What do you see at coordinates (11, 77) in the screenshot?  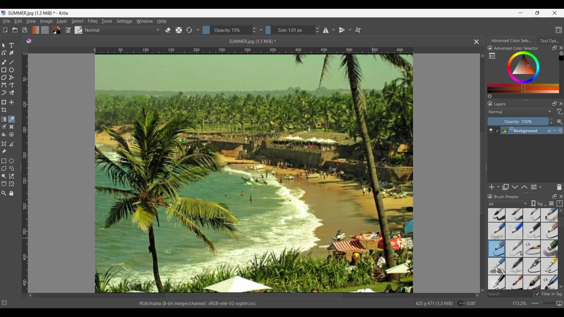 I see `Polyline tool` at bounding box center [11, 77].